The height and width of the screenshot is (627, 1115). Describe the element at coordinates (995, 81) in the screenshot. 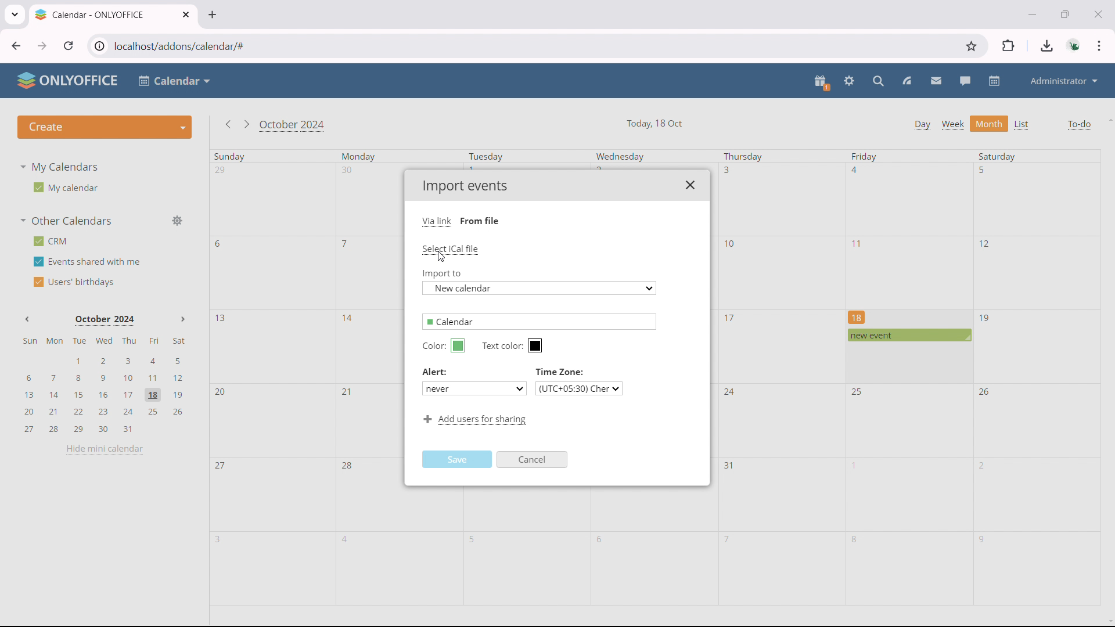

I see `calendar` at that location.